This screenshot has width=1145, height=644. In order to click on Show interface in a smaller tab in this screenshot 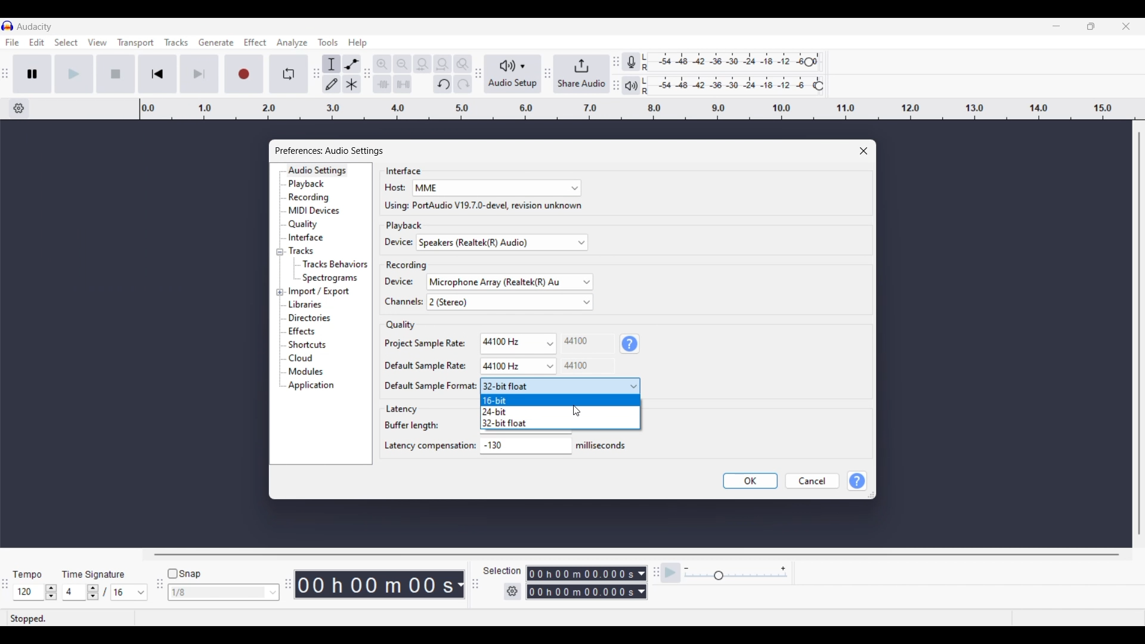, I will do `click(1091, 26)`.